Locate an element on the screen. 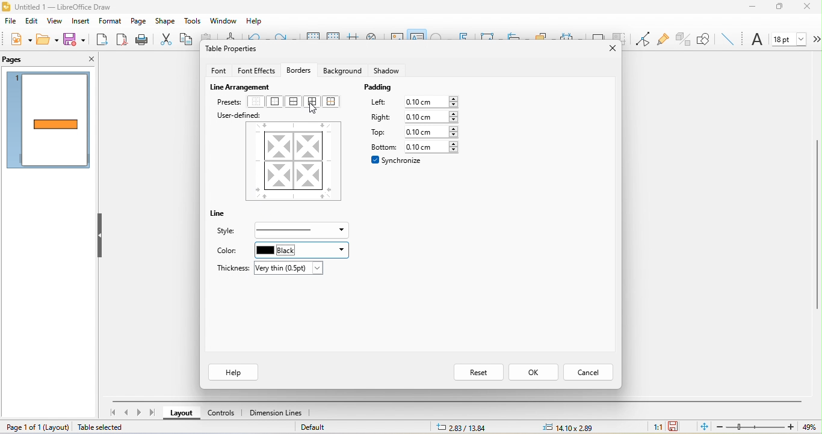 The height and width of the screenshot is (434, 822). bottom is located at coordinates (380, 146).